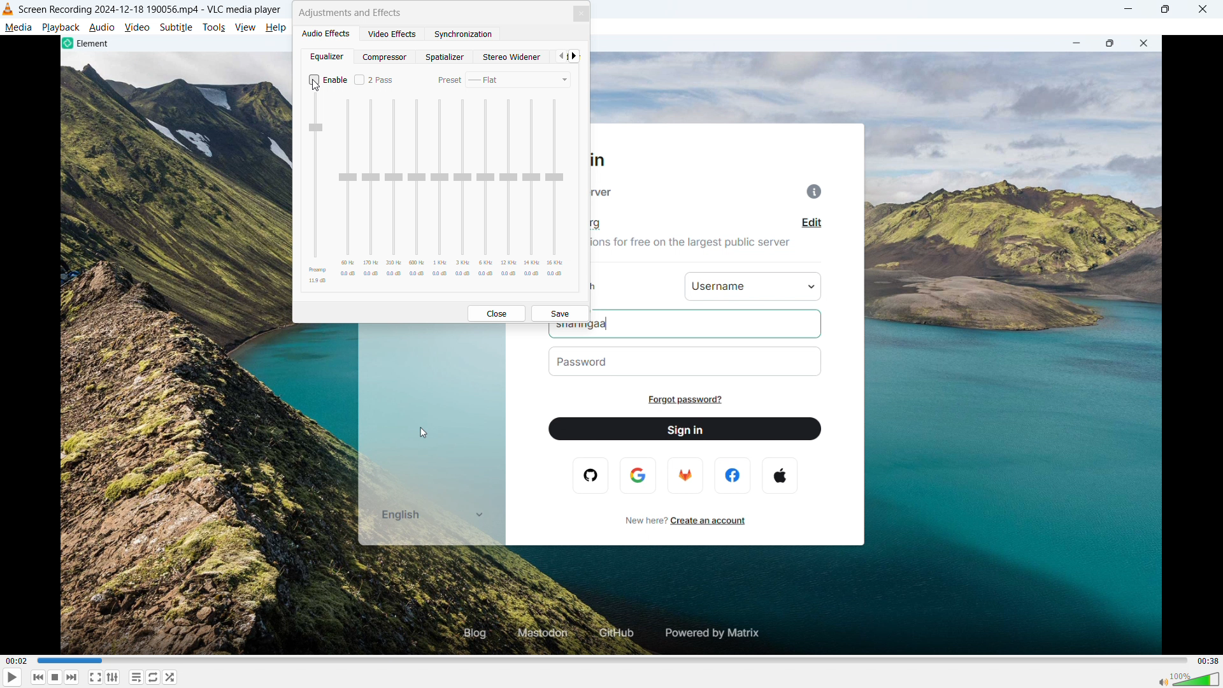  Describe the element at coordinates (531, 189) in the screenshot. I see `Adjust 14 kilohertz ` at that location.